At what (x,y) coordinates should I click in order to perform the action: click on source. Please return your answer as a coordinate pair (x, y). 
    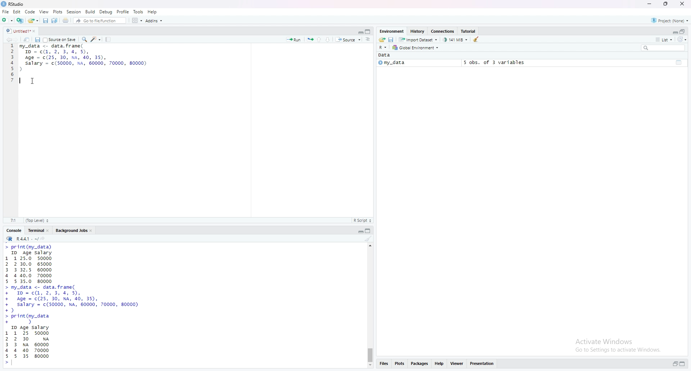
    Looking at the image, I should click on (348, 40).